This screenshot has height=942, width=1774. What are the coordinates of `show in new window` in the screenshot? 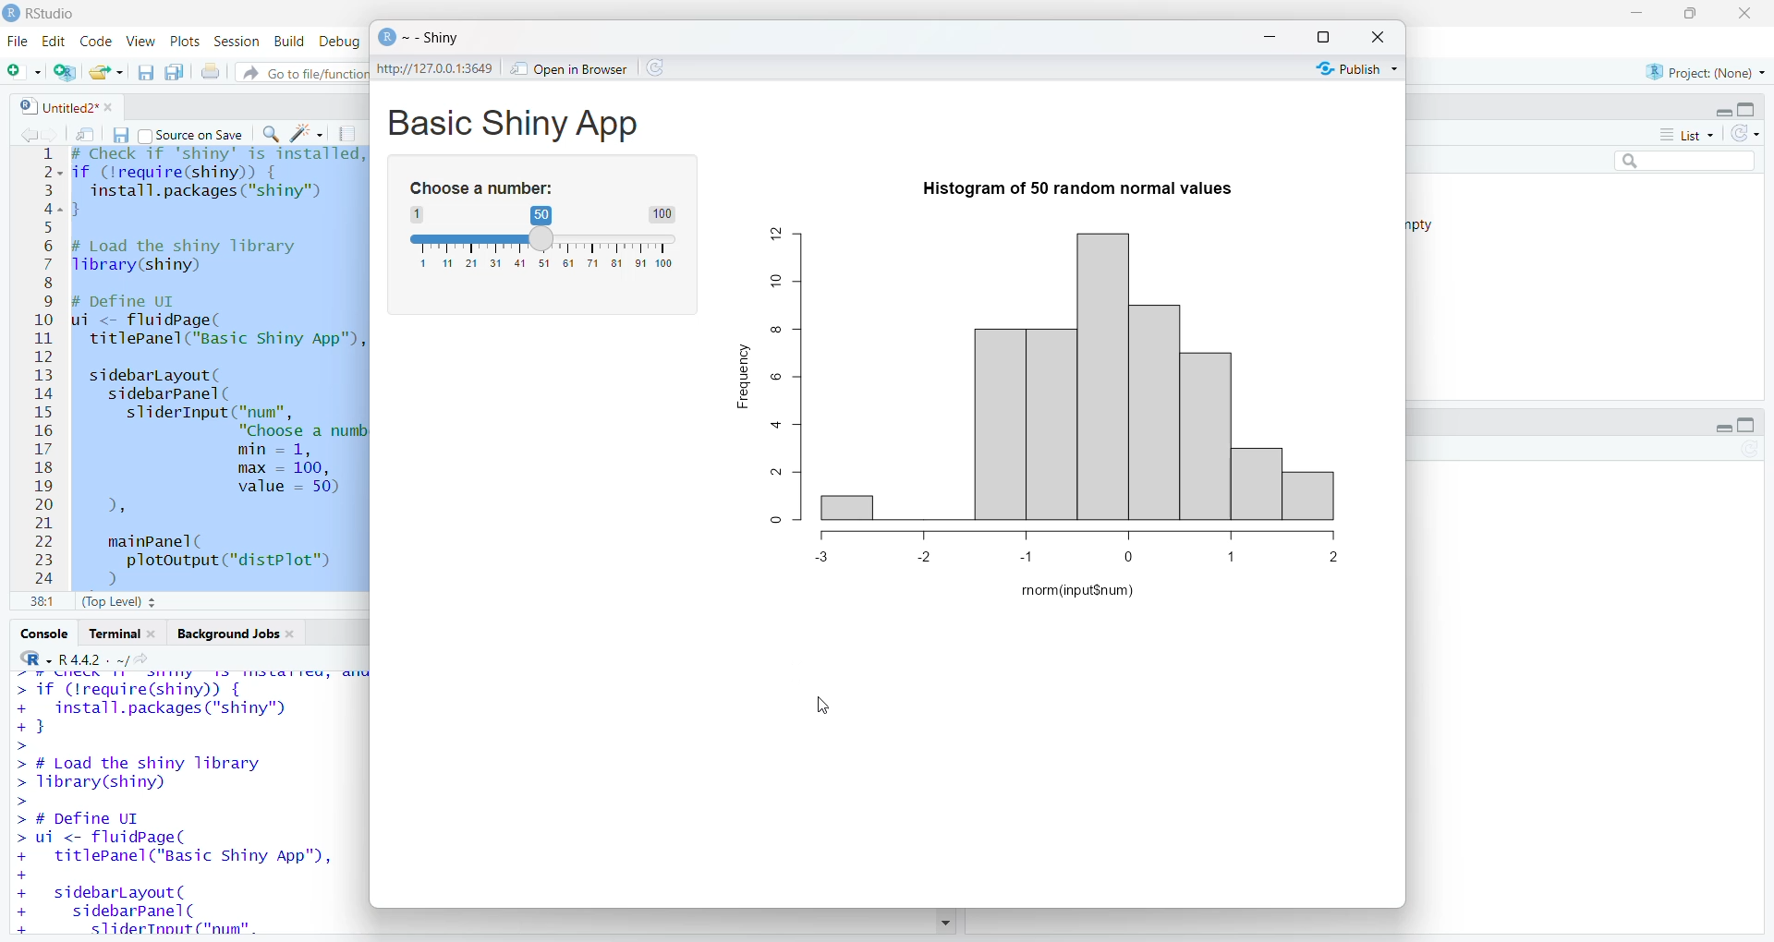 It's located at (85, 135).